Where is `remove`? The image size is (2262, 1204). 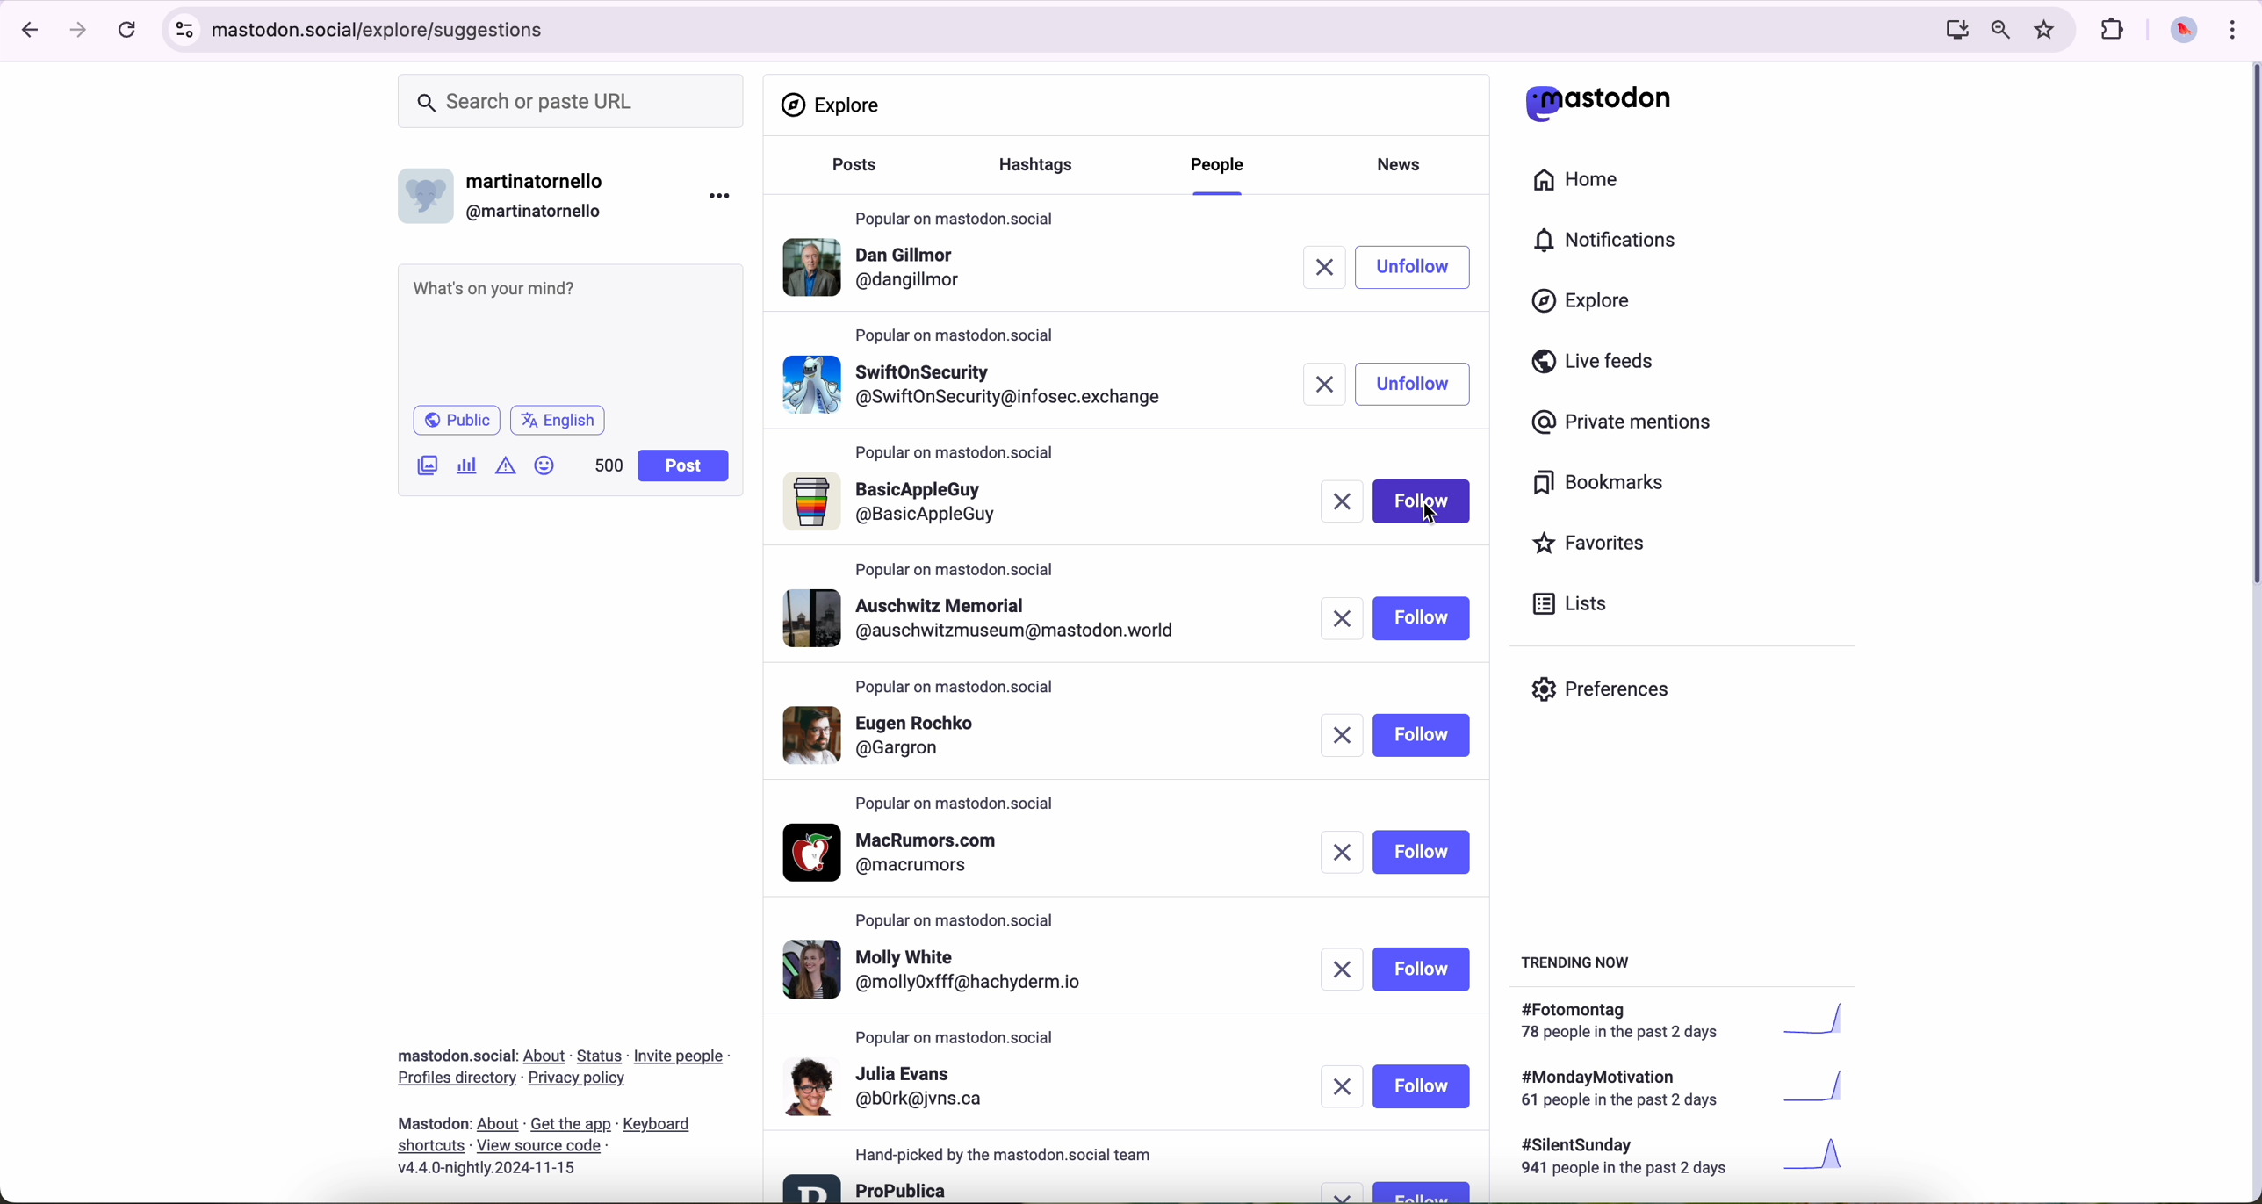 remove is located at coordinates (1346, 1193).